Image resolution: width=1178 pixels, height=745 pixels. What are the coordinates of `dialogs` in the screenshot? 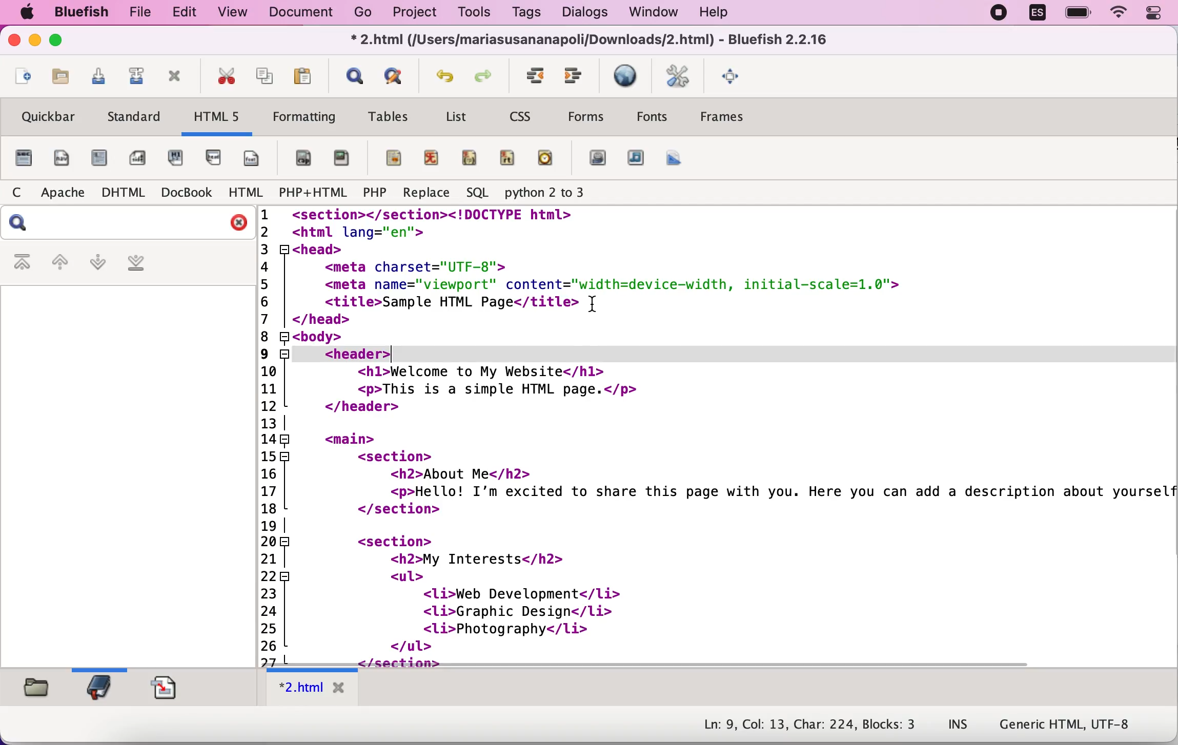 It's located at (586, 12).